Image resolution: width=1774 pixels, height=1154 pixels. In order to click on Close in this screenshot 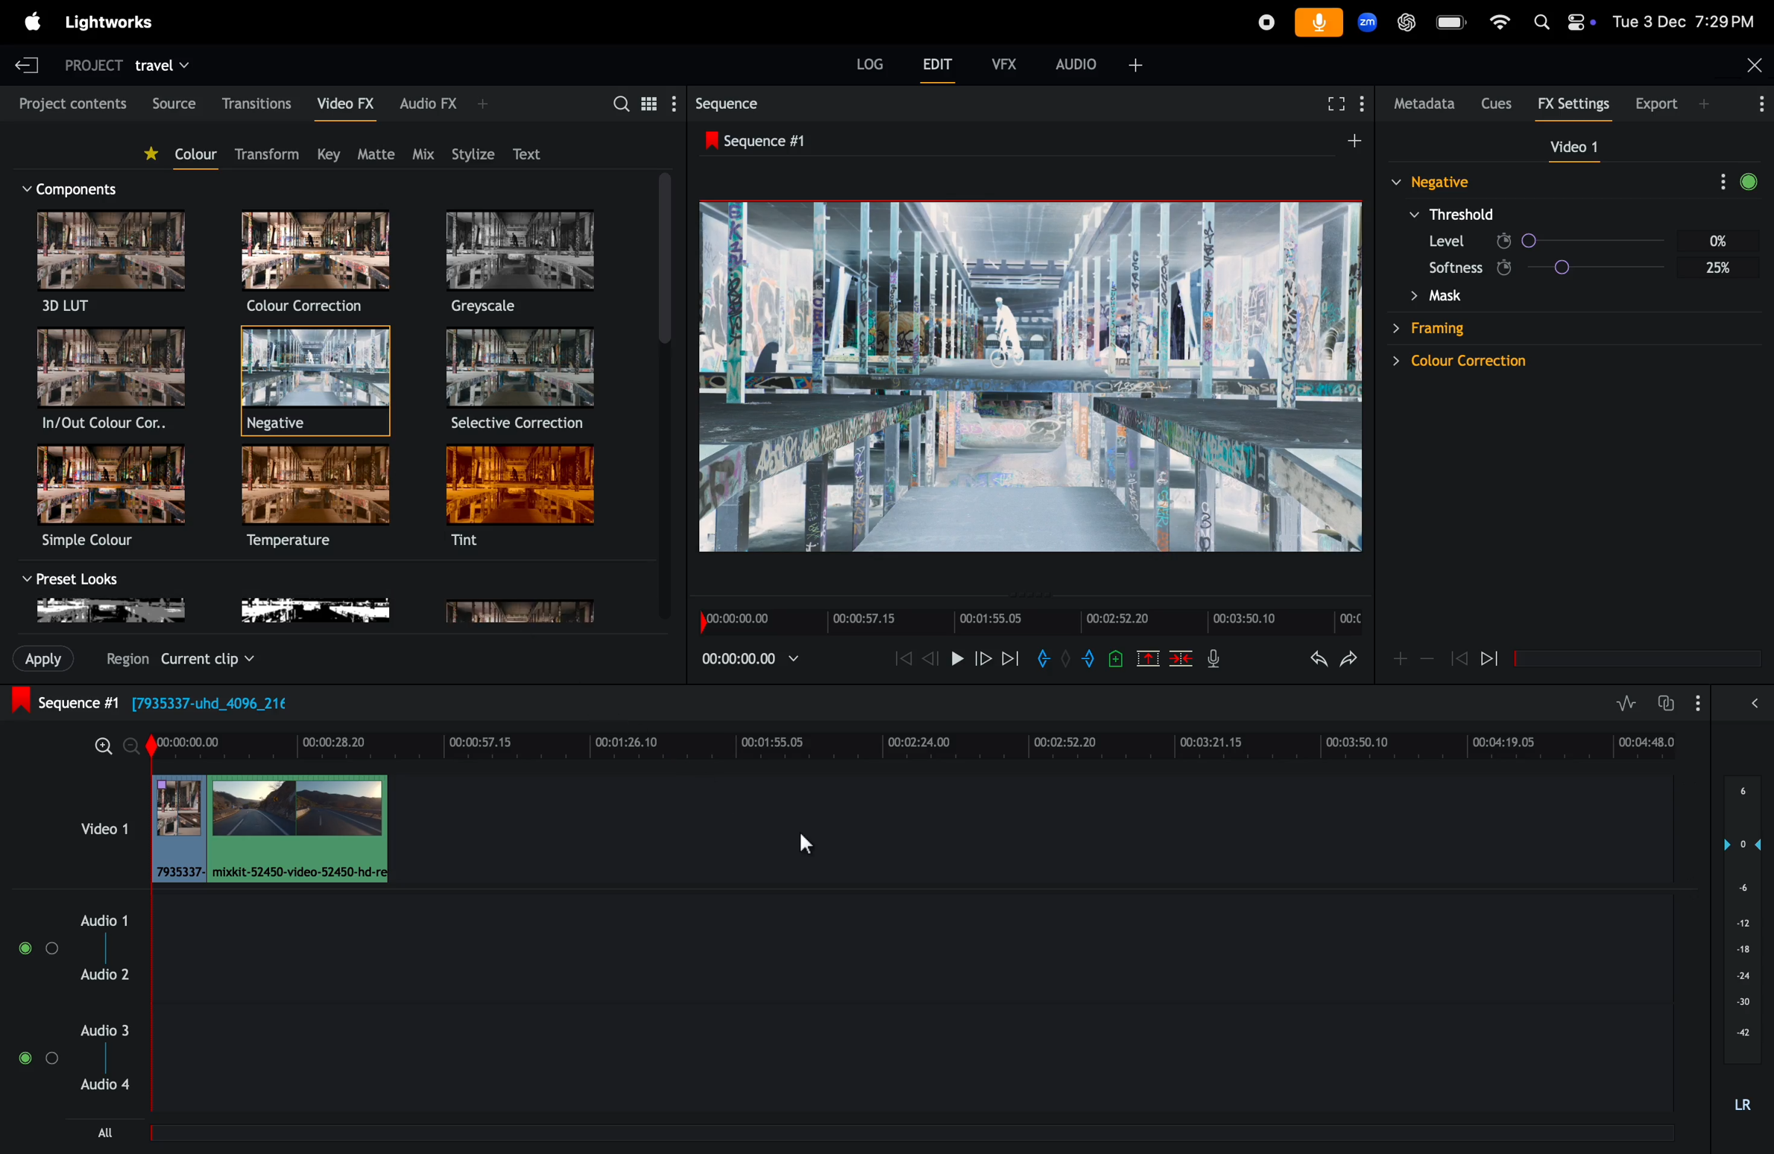, I will do `click(1755, 65)`.